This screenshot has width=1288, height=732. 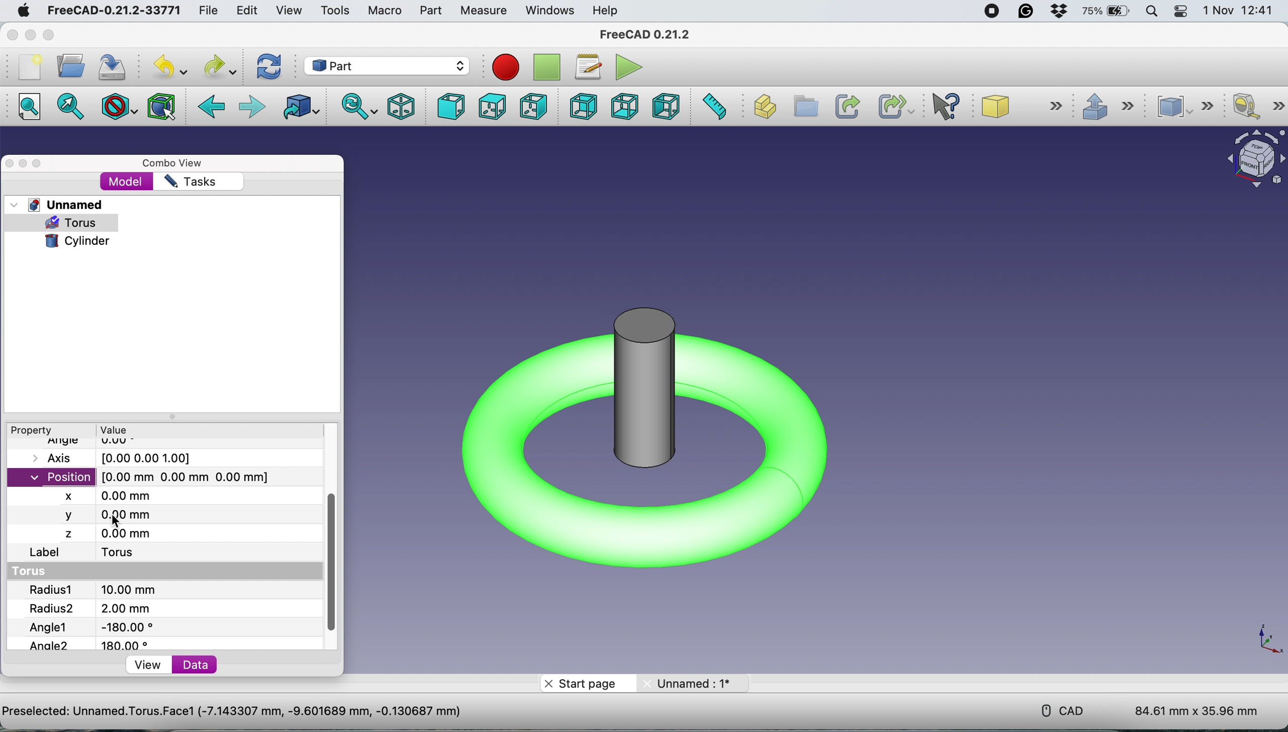 I want to click on close, so click(x=11, y=162).